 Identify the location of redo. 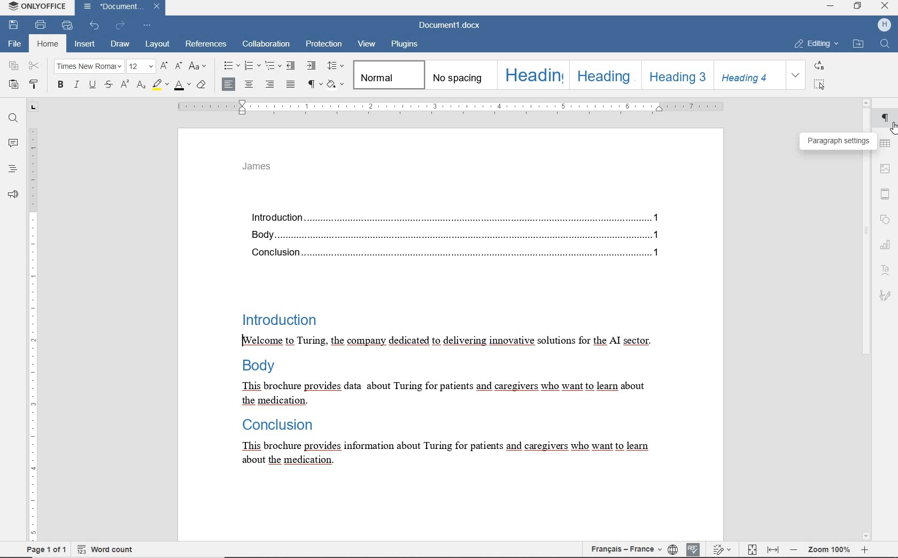
(120, 25).